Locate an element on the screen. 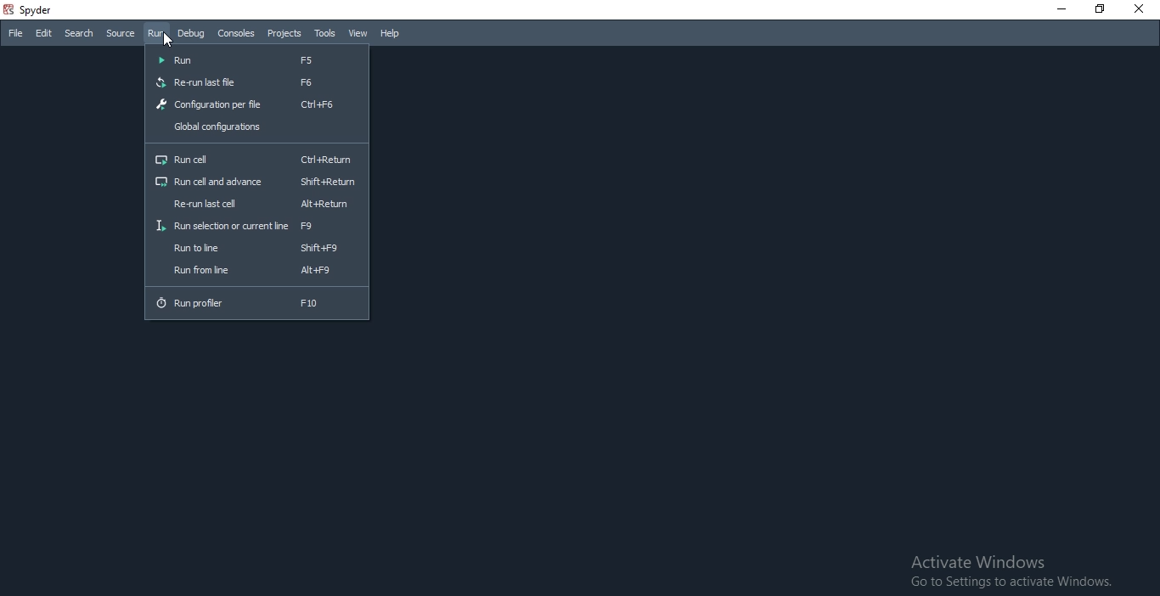 Image resolution: width=1160 pixels, height=596 pixels. run to line is located at coordinates (256, 247).